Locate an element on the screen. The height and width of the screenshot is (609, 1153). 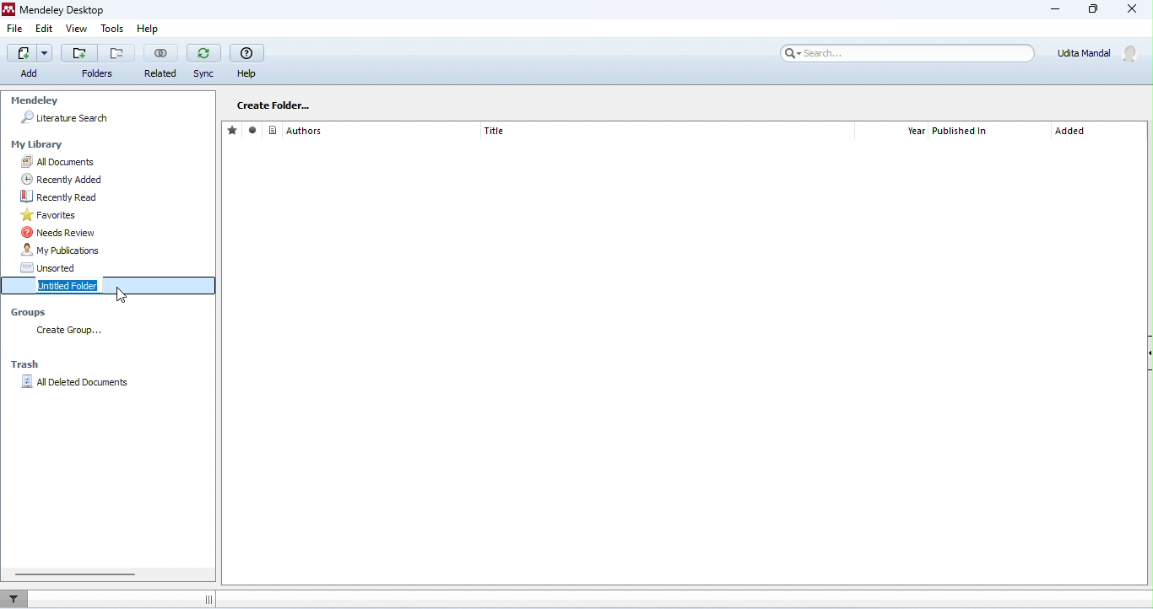
my library is located at coordinates (40, 145).